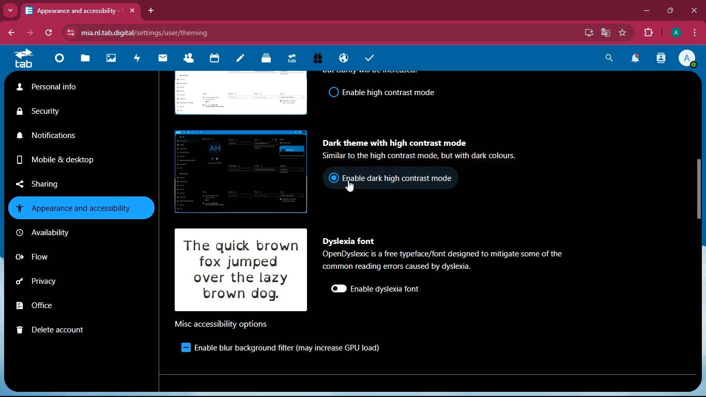 This screenshot has width=706, height=397. I want to click on appearance, so click(81, 207).